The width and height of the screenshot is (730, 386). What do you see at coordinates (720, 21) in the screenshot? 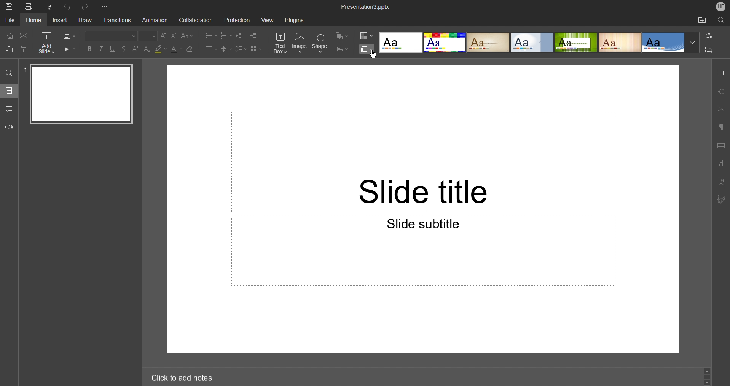
I see `Search` at bounding box center [720, 21].